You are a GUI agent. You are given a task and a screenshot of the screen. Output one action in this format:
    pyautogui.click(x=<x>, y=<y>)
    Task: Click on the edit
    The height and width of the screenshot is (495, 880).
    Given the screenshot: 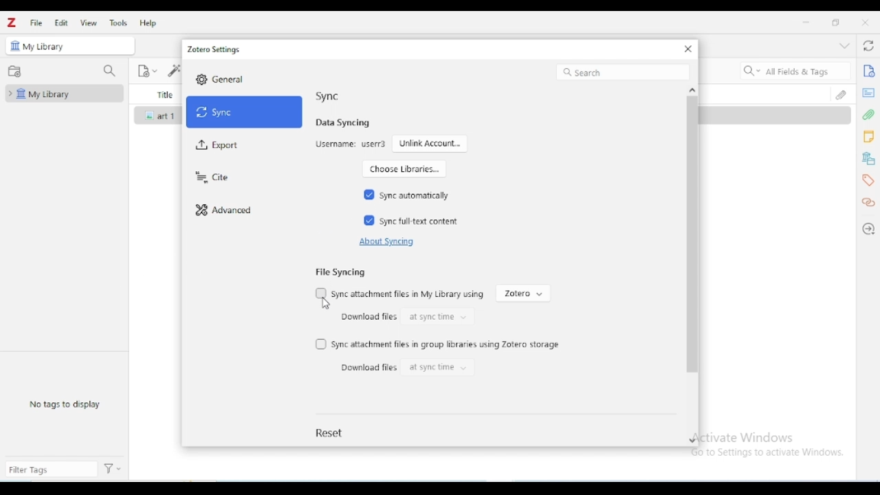 What is the action you would take?
    pyautogui.click(x=61, y=23)
    